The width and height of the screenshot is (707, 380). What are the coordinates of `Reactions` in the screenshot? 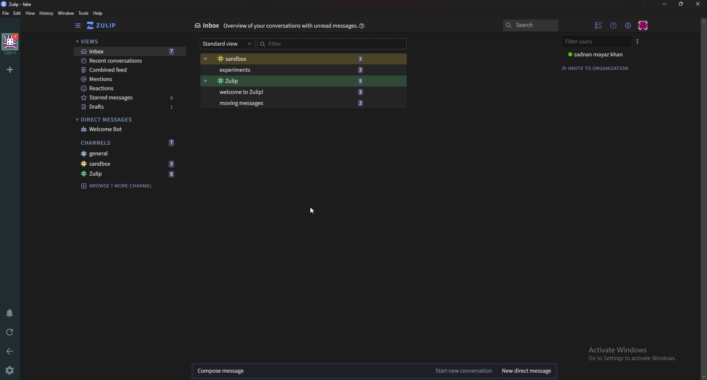 It's located at (126, 88).